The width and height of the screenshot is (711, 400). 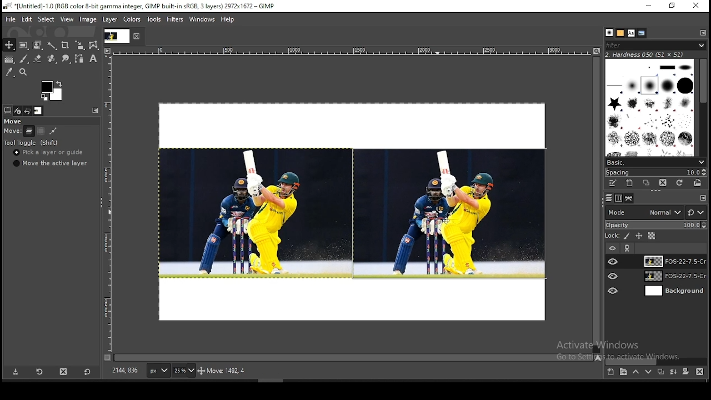 I want to click on new layer , so click(x=610, y=373).